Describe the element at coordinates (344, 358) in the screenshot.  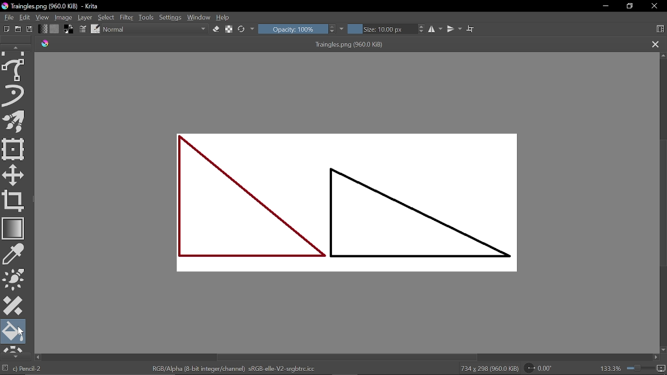
I see `Horizontal scrollbar` at that location.